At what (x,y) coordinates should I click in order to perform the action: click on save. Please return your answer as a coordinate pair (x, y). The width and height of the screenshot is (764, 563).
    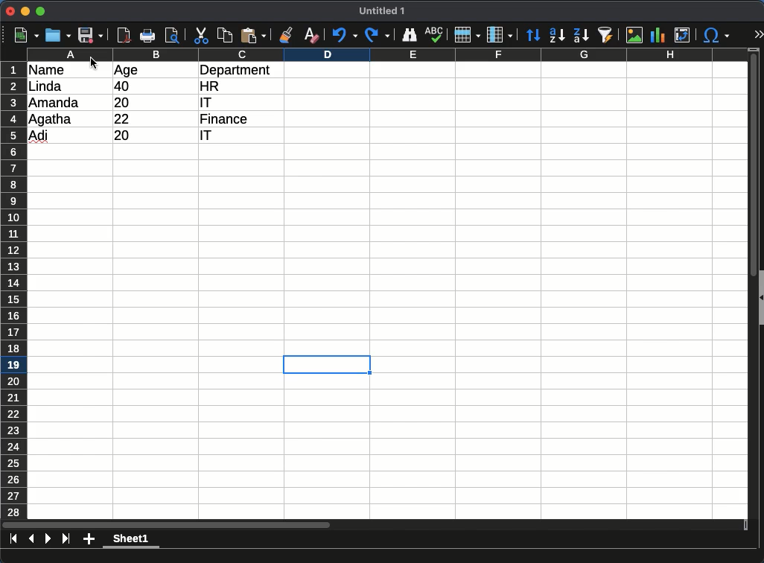
    Looking at the image, I should click on (91, 35).